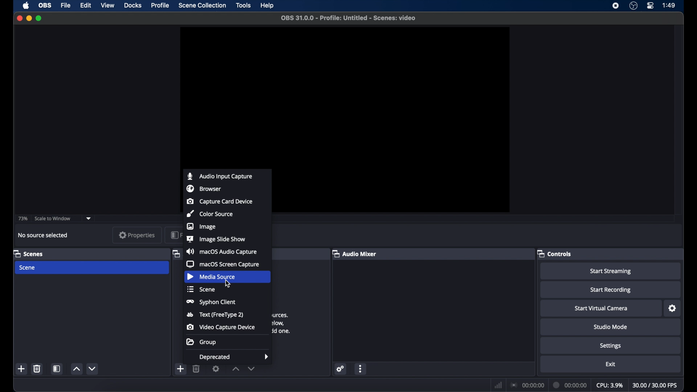 This screenshot has width=697, height=392. What do you see at coordinates (93, 368) in the screenshot?
I see `decrement` at bounding box center [93, 368].